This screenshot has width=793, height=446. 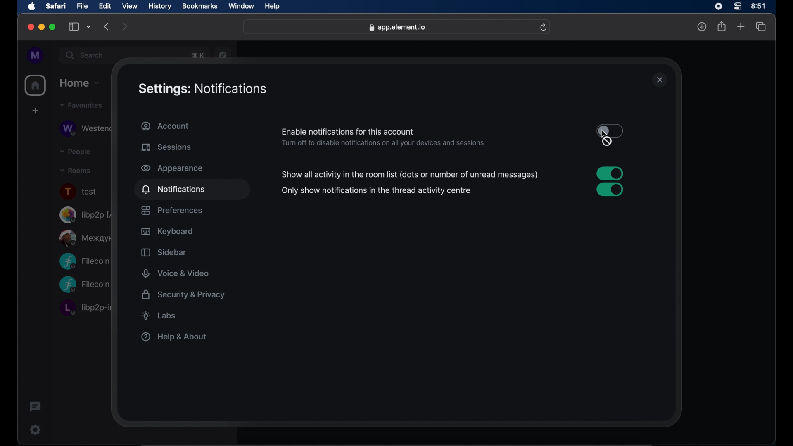 I want to click on appearance, so click(x=171, y=168).